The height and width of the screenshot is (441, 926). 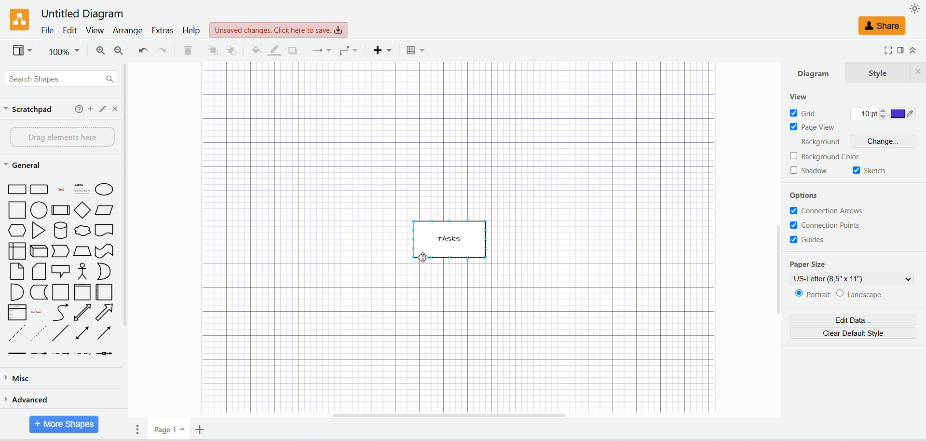 What do you see at coordinates (61, 188) in the screenshot?
I see `Text` at bounding box center [61, 188].